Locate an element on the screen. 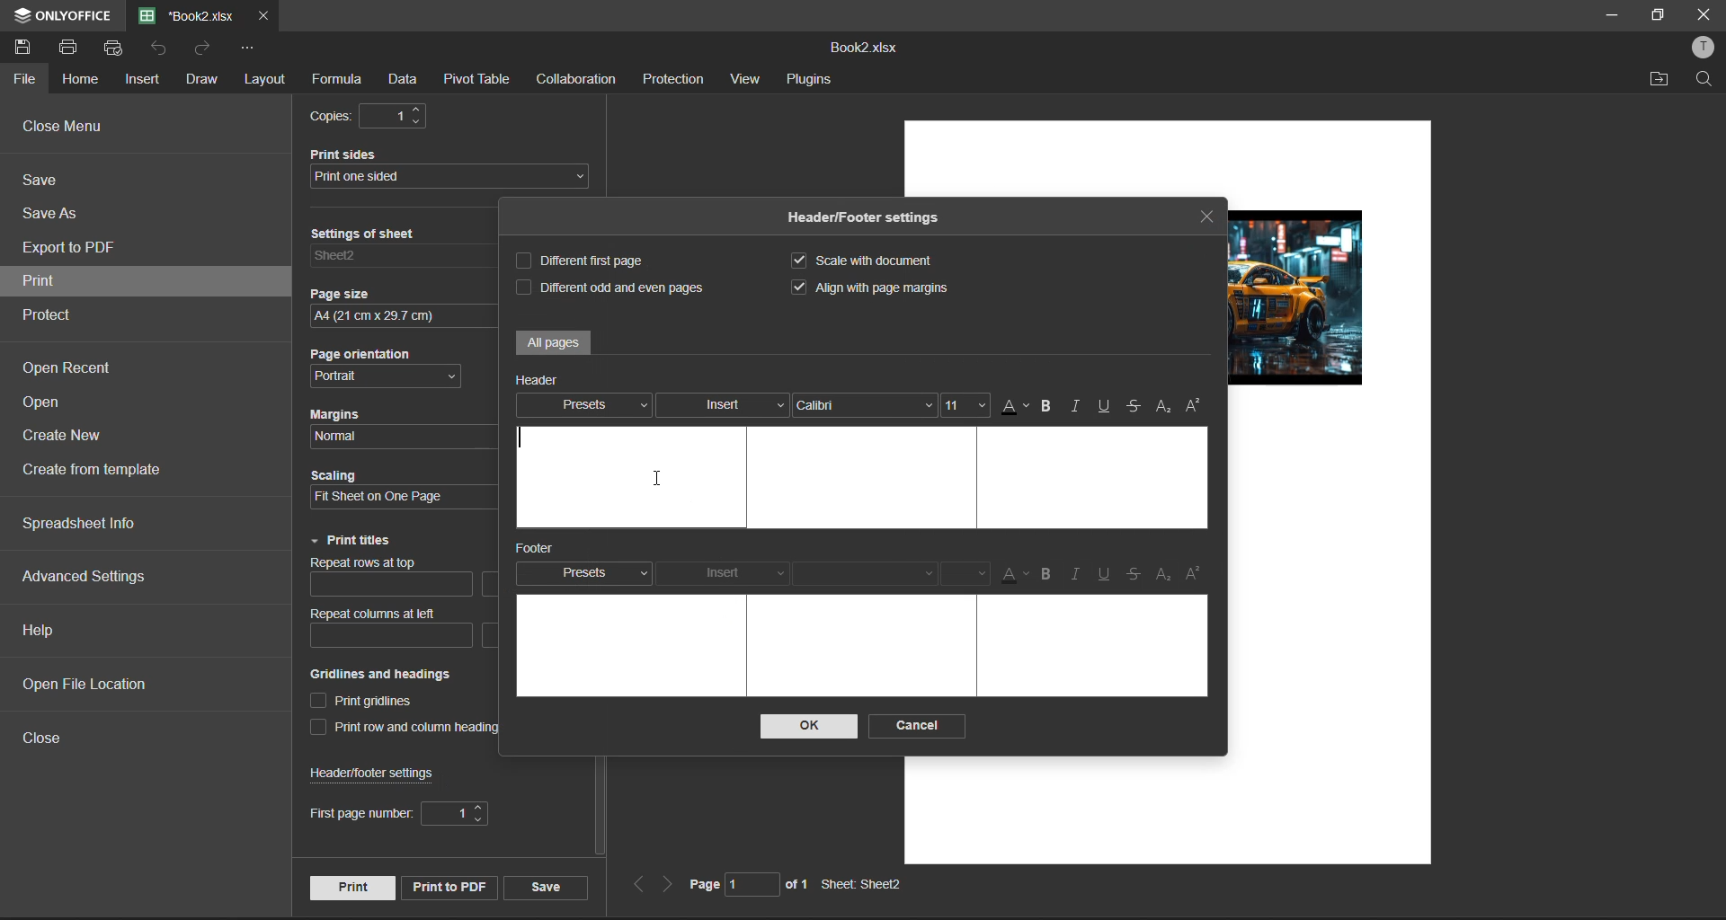 Image resolution: width=1726 pixels, height=920 pixels. advanced settings is located at coordinates (86, 577).